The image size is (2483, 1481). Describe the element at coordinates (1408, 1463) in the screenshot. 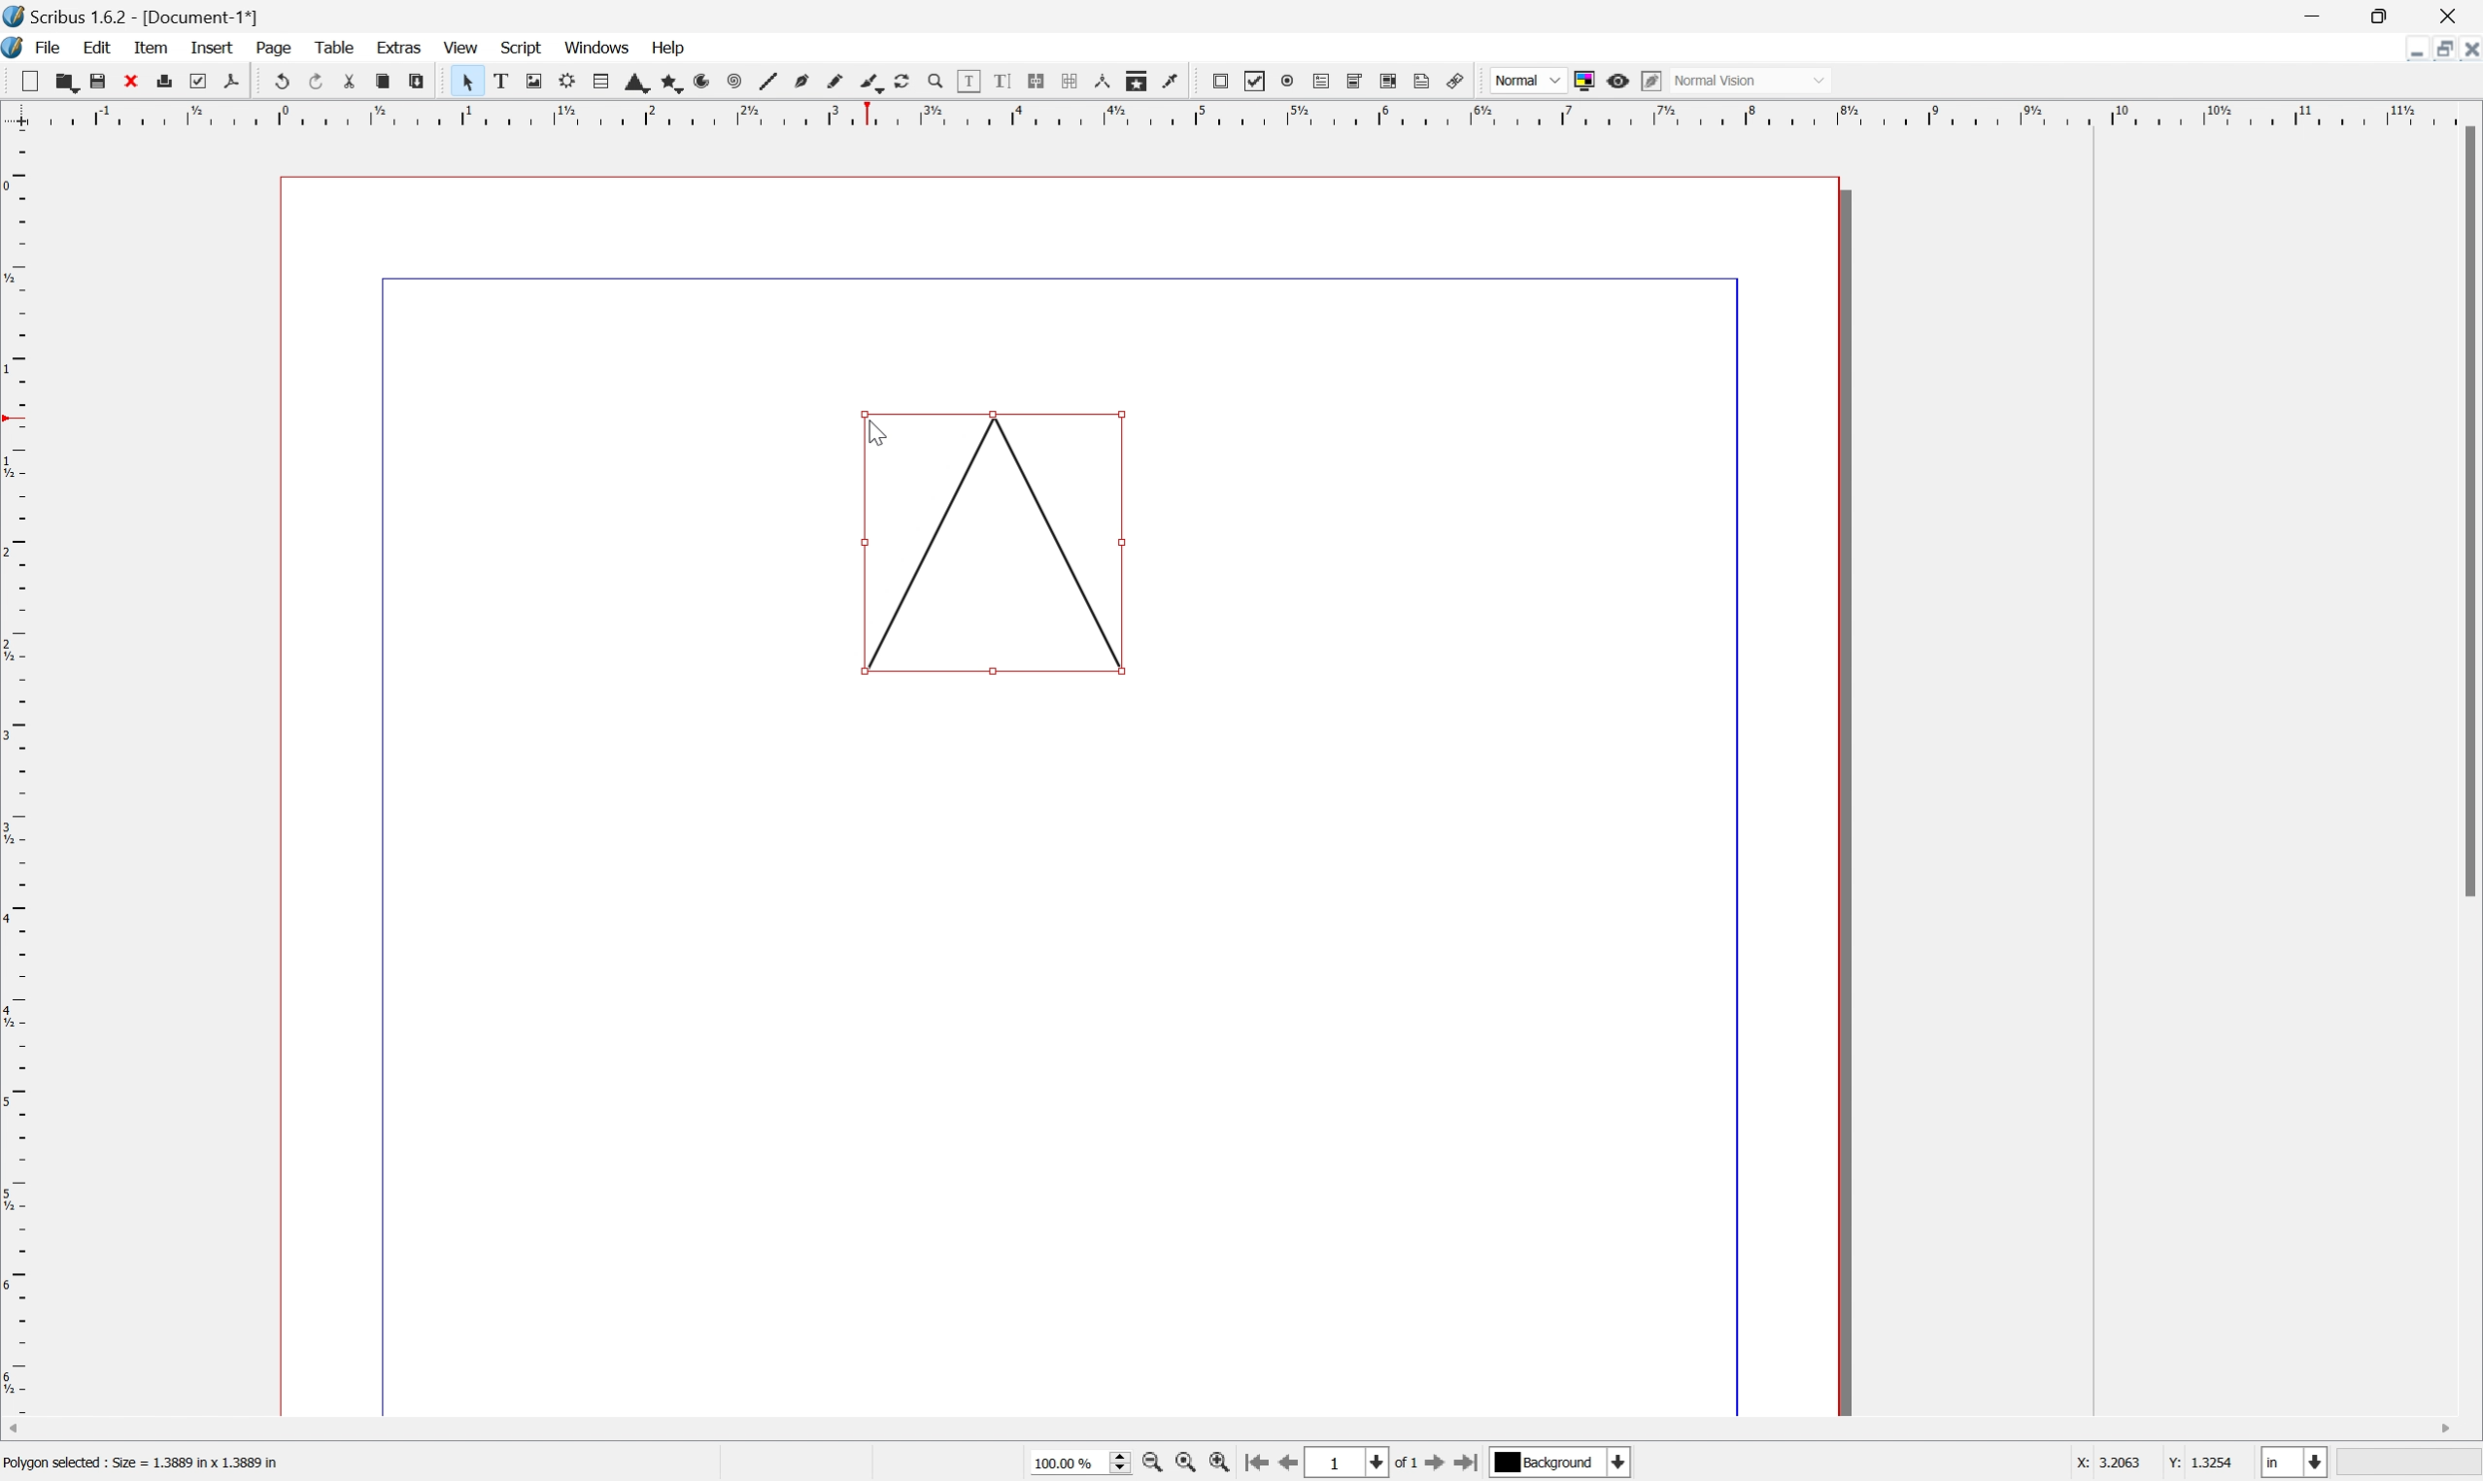

I see `of 1` at that location.